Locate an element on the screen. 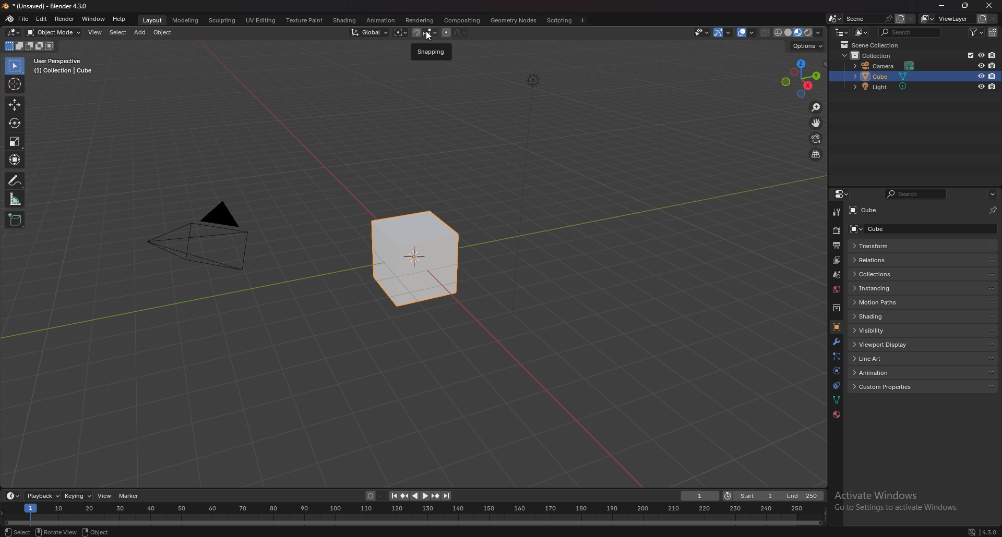 The height and width of the screenshot is (537, 1002). collection is located at coordinates (836, 308).